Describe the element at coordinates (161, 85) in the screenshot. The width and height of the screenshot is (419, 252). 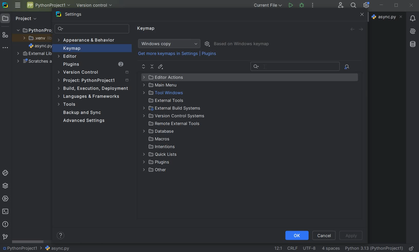
I see `main menu` at that location.